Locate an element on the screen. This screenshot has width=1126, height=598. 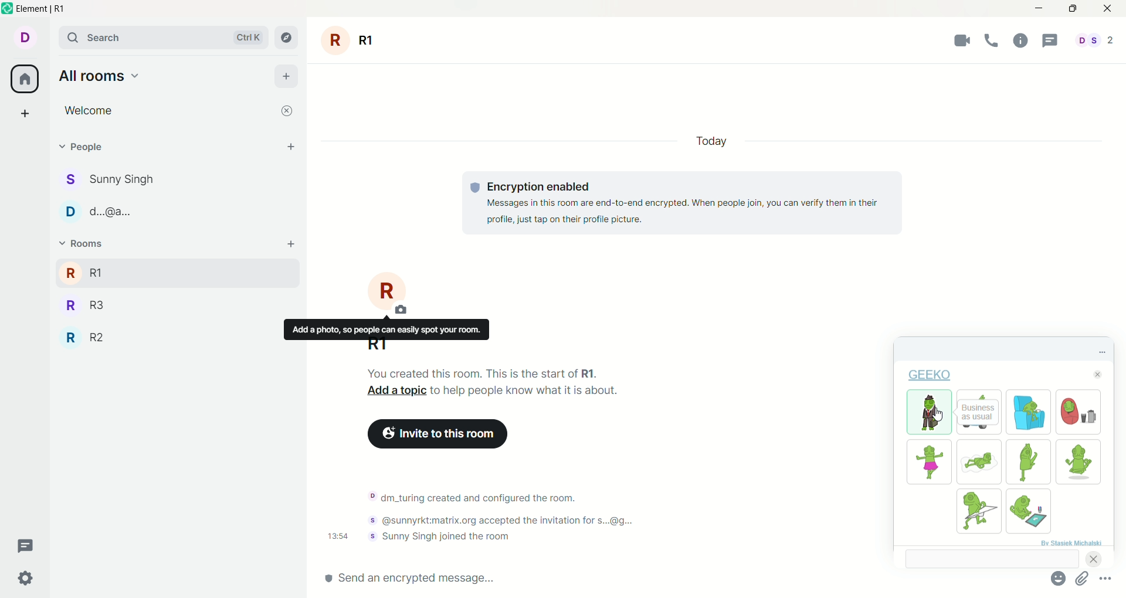
Geeko see you later sticker is located at coordinates (979, 430).